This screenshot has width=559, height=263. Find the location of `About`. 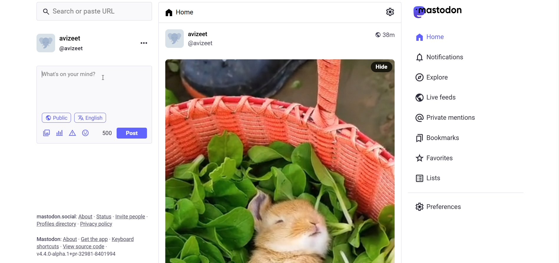

About is located at coordinates (85, 216).